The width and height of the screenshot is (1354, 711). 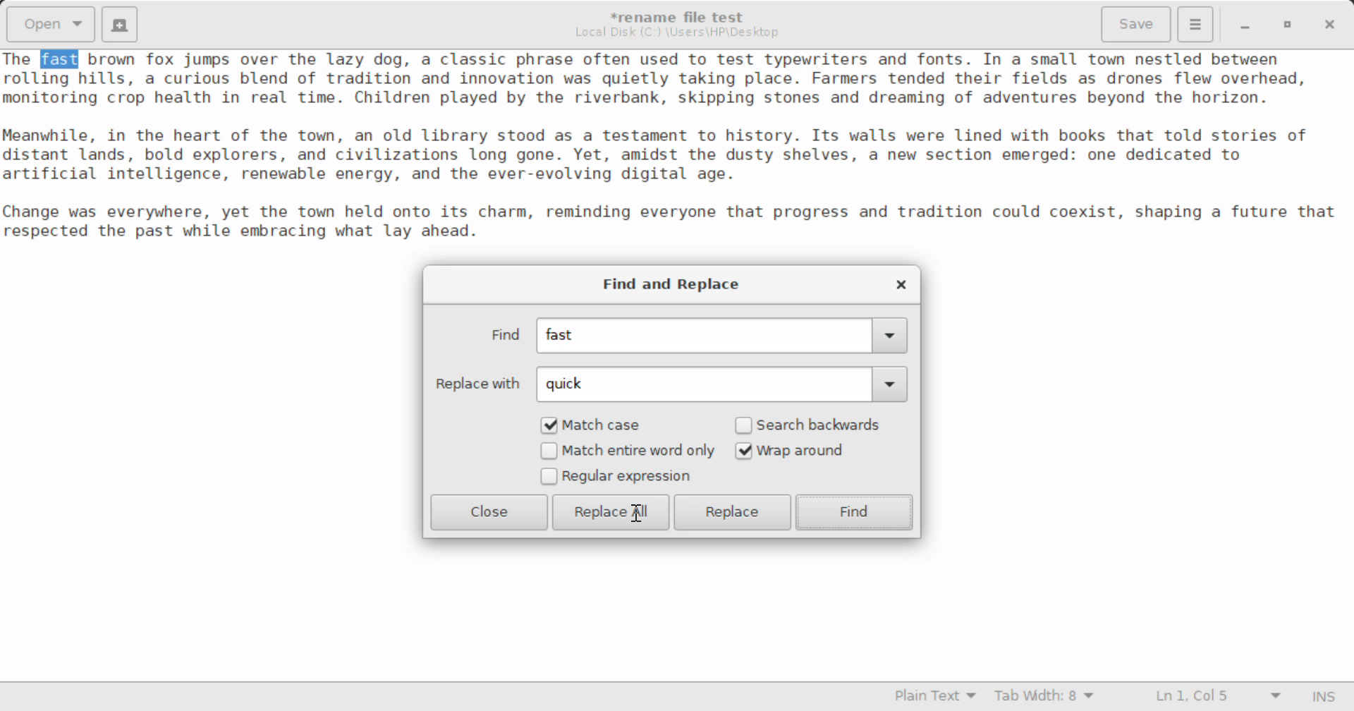 What do you see at coordinates (736, 512) in the screenshot?
I see `Replace` at bounding box center [736, 512].